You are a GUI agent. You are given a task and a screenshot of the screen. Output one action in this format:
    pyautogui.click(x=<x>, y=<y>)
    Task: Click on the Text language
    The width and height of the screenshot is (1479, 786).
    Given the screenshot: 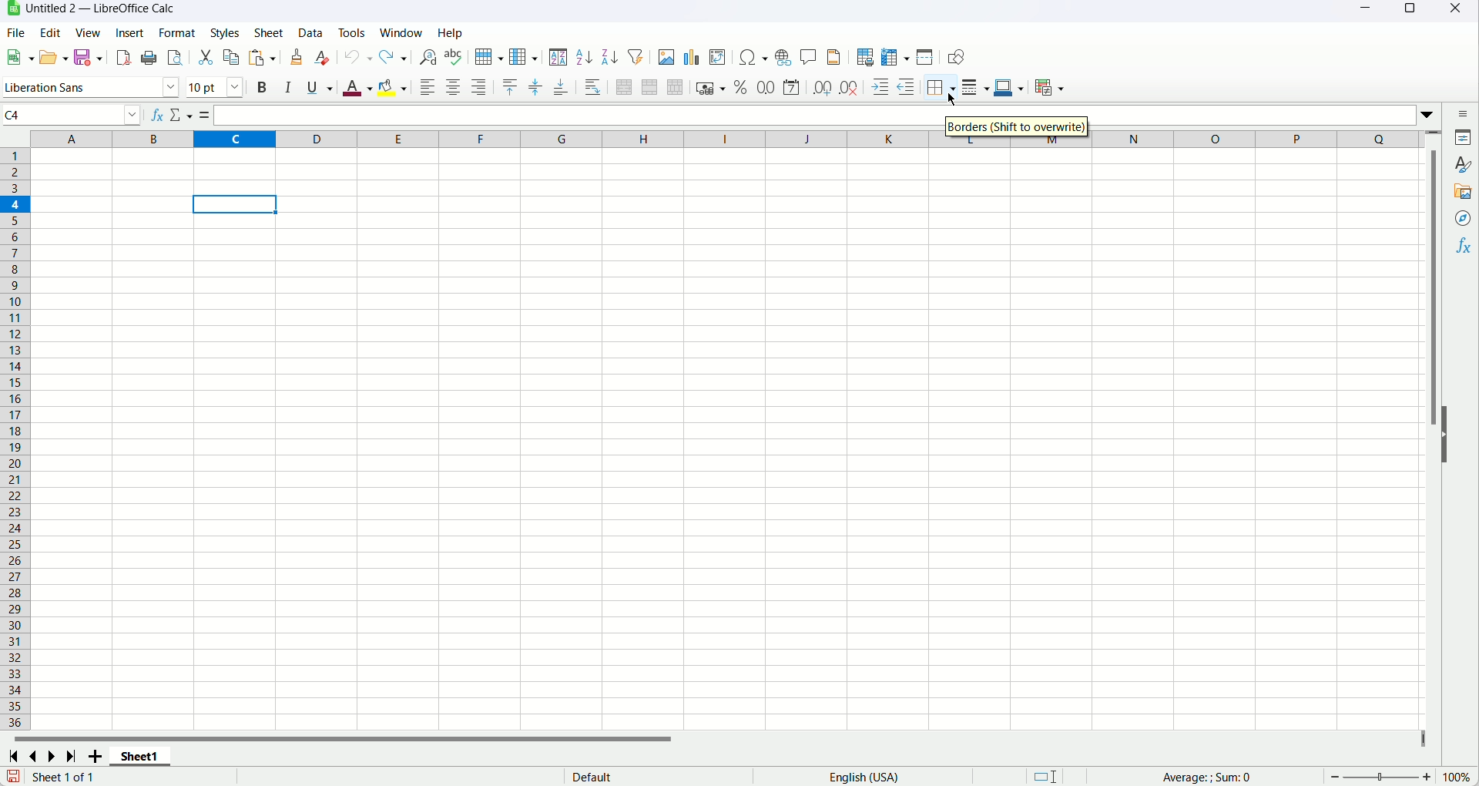 What is the action you would take?
    pyautogui.click(x=864, y=776)
    